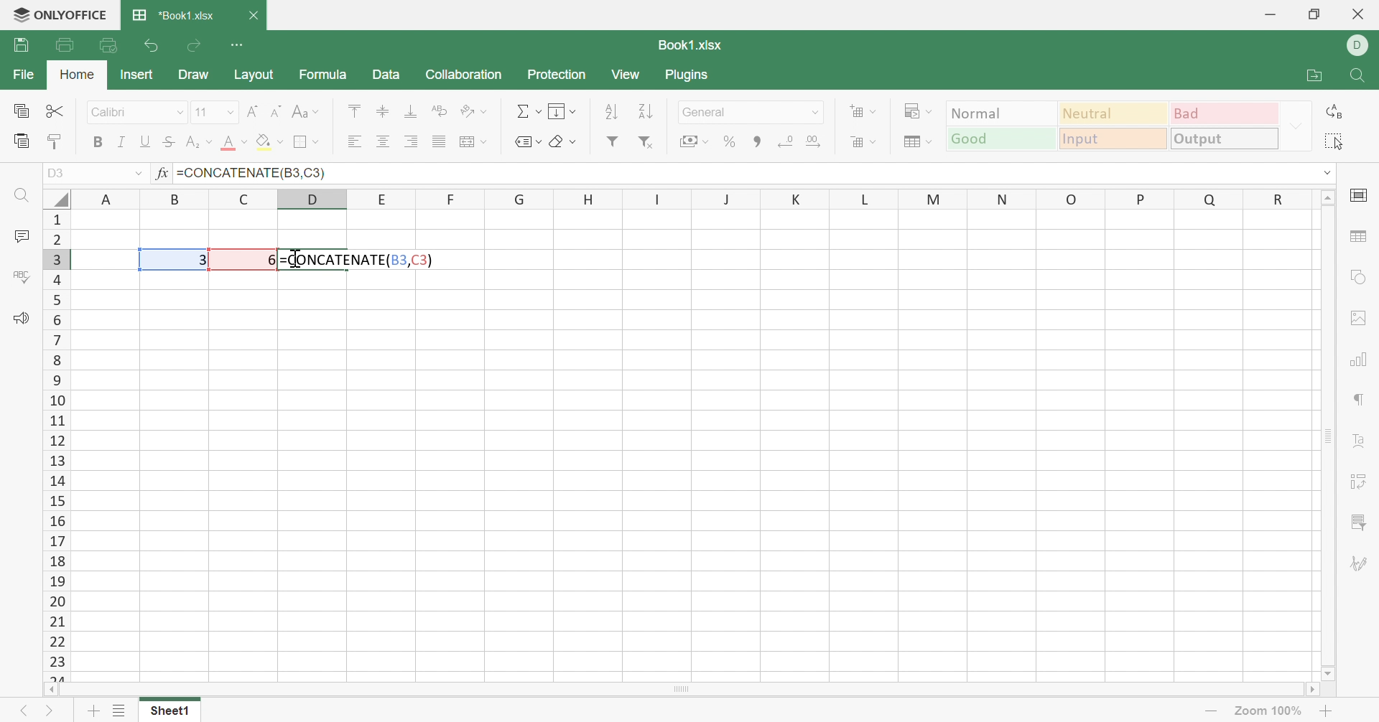 This screenshot has height=722, width=1379. Describe the element at coordinates (201, 259) in the screenshot. I see `3` at that location.